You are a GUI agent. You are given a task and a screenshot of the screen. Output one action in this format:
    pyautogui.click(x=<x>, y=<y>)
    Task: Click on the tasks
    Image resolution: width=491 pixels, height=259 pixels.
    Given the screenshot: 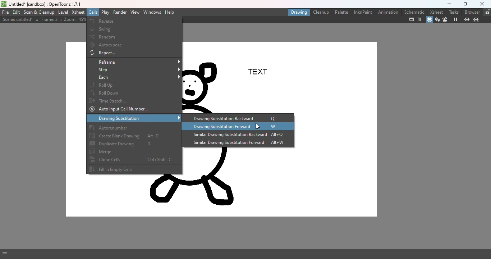 What is the action you would take?
    pyautogui.click(x=453, y=12)
    